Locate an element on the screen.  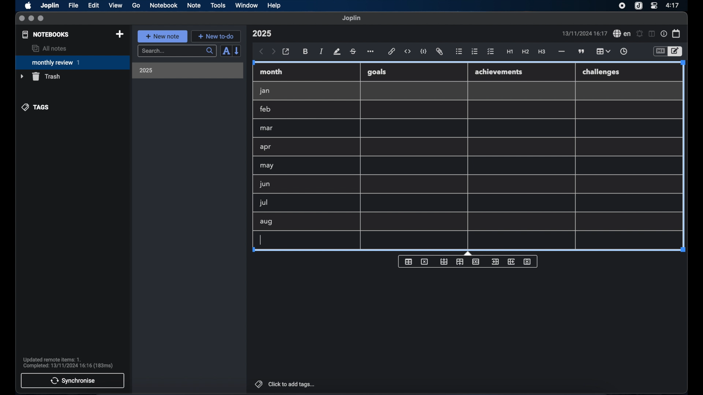
search bar is located at coordinates (177, 52).